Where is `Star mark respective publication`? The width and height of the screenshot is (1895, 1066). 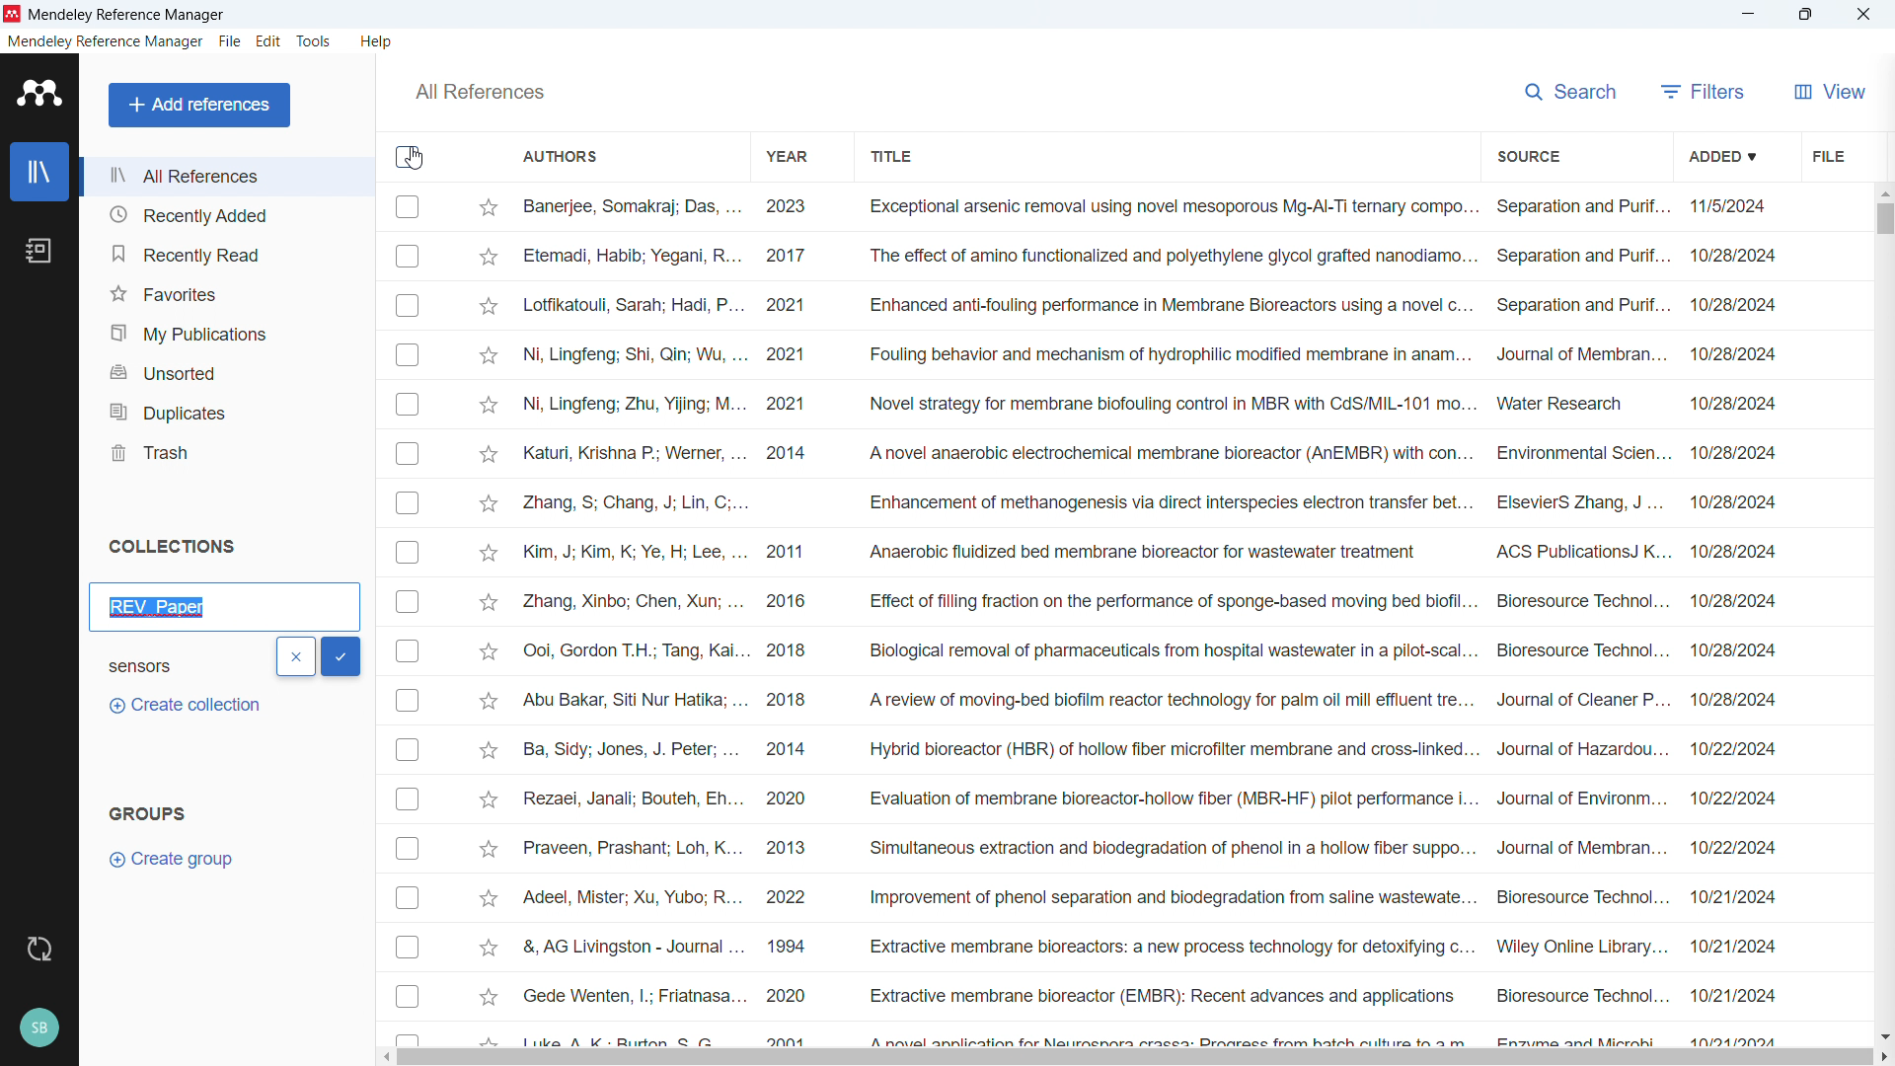 Star mark respective publication is located at coordinates (490, 208).